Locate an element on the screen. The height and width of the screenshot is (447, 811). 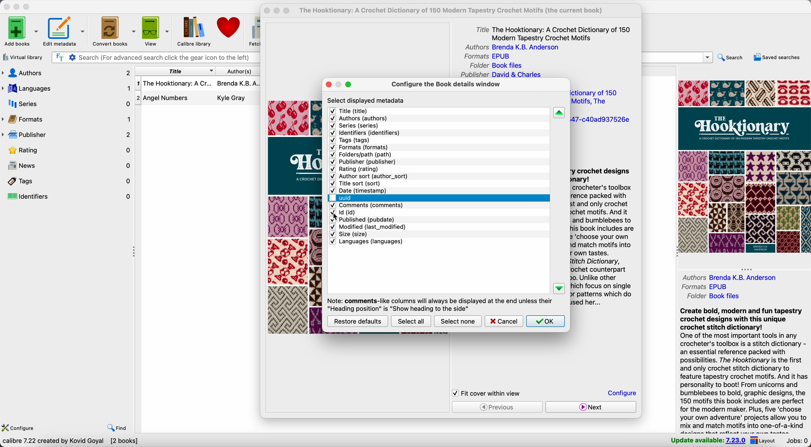
publisher is located at coordinates (364, 162).